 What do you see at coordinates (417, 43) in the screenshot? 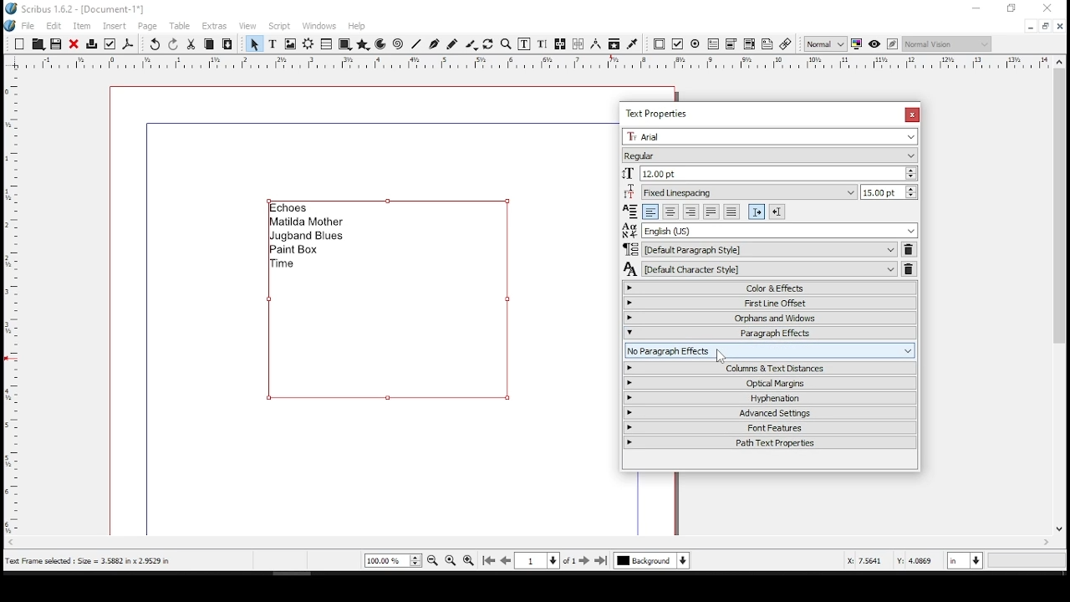
I see `line` at bounding box center [417, 43].